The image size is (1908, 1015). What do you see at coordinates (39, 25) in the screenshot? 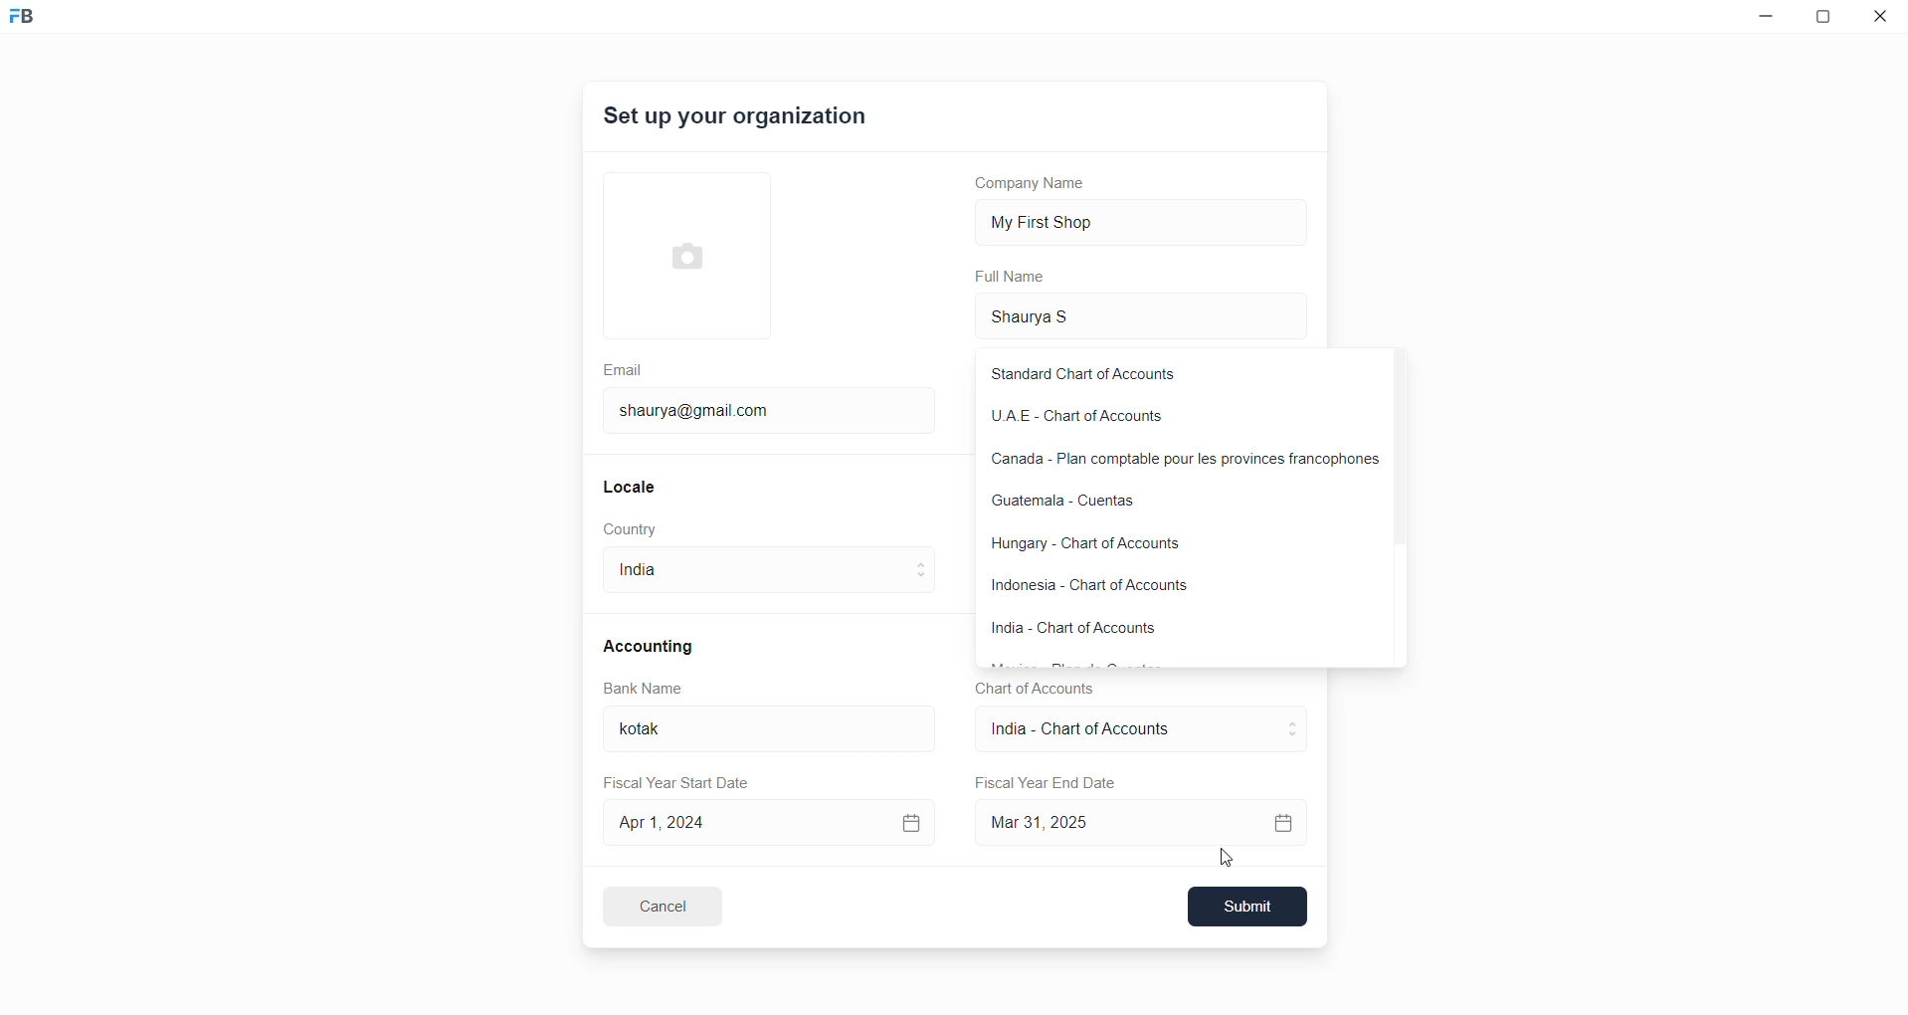
I see `Frappe Book logo` at bounding box center [39, 25].